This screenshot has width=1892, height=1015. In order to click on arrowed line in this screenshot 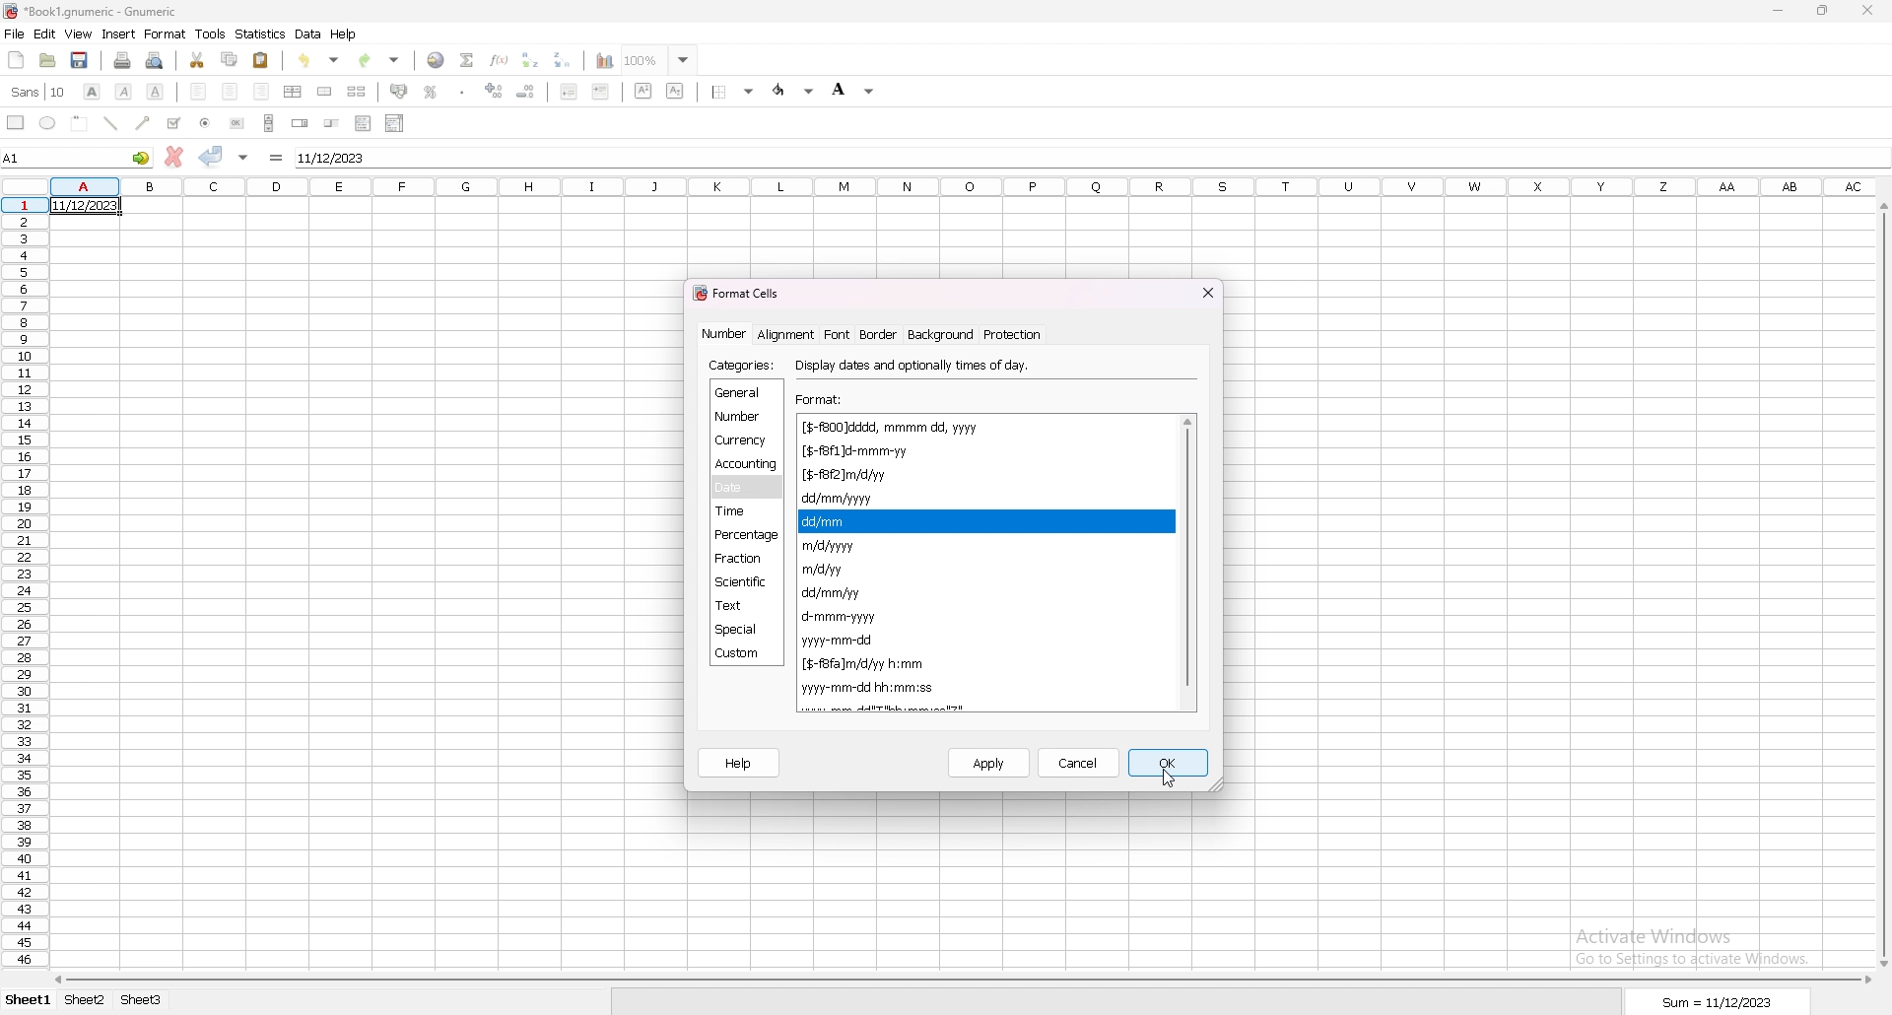, I will do `click(145, 122)`.